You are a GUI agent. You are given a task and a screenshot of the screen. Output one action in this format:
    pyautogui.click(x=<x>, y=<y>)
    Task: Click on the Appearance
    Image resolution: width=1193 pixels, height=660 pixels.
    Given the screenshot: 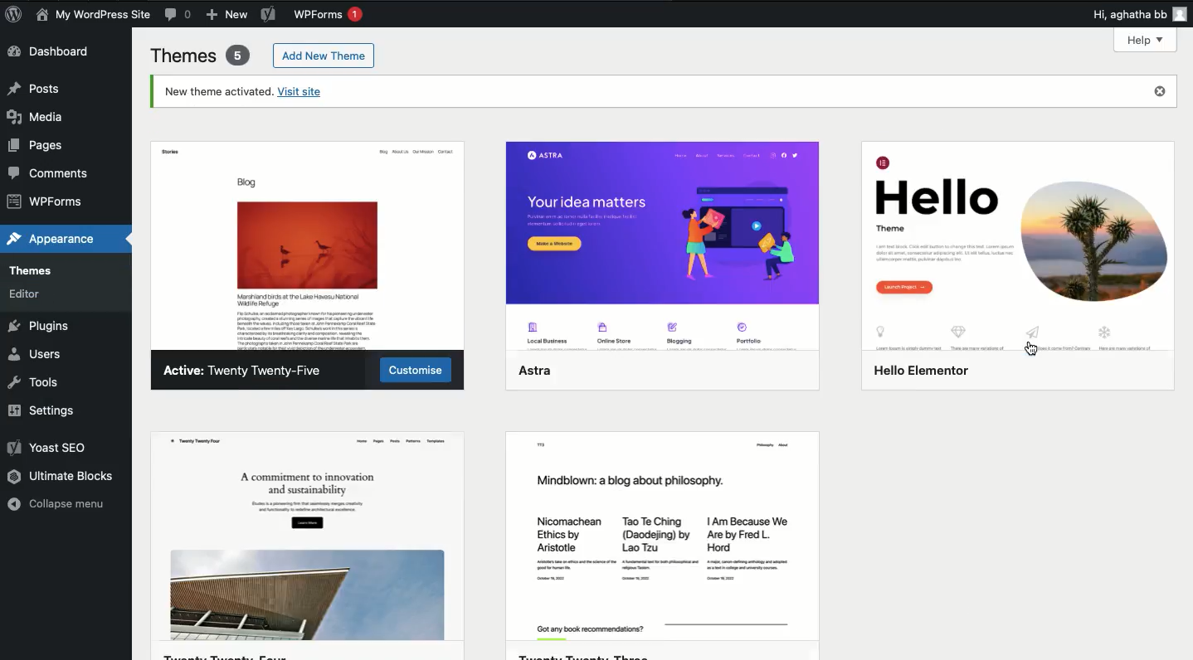 What is the action you would take?
    pyautogui.click(x=50, y=237)
    